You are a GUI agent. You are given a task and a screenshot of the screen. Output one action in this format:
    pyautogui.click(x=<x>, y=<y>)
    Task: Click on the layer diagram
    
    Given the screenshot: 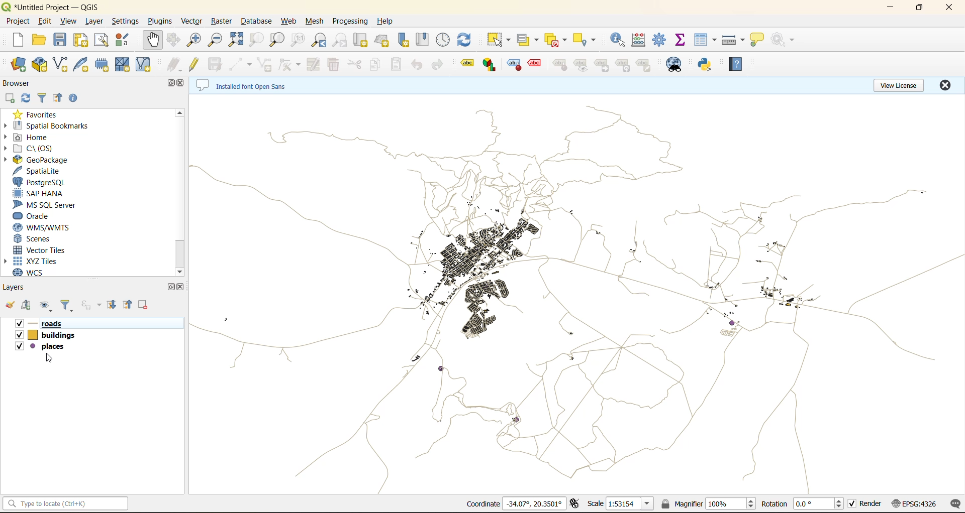 What is the action you would take?
    pyautogui.click(x=491, y=63)
    